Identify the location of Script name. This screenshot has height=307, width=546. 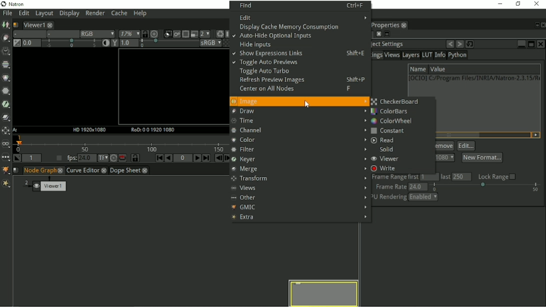
(15, 24).